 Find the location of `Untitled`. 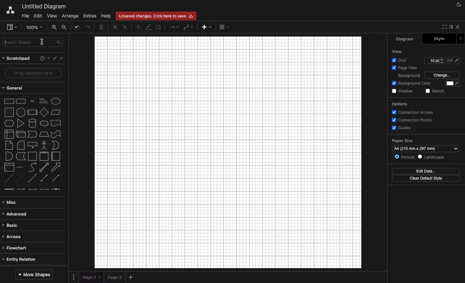

Untitled is located at coordinates (44, 7).